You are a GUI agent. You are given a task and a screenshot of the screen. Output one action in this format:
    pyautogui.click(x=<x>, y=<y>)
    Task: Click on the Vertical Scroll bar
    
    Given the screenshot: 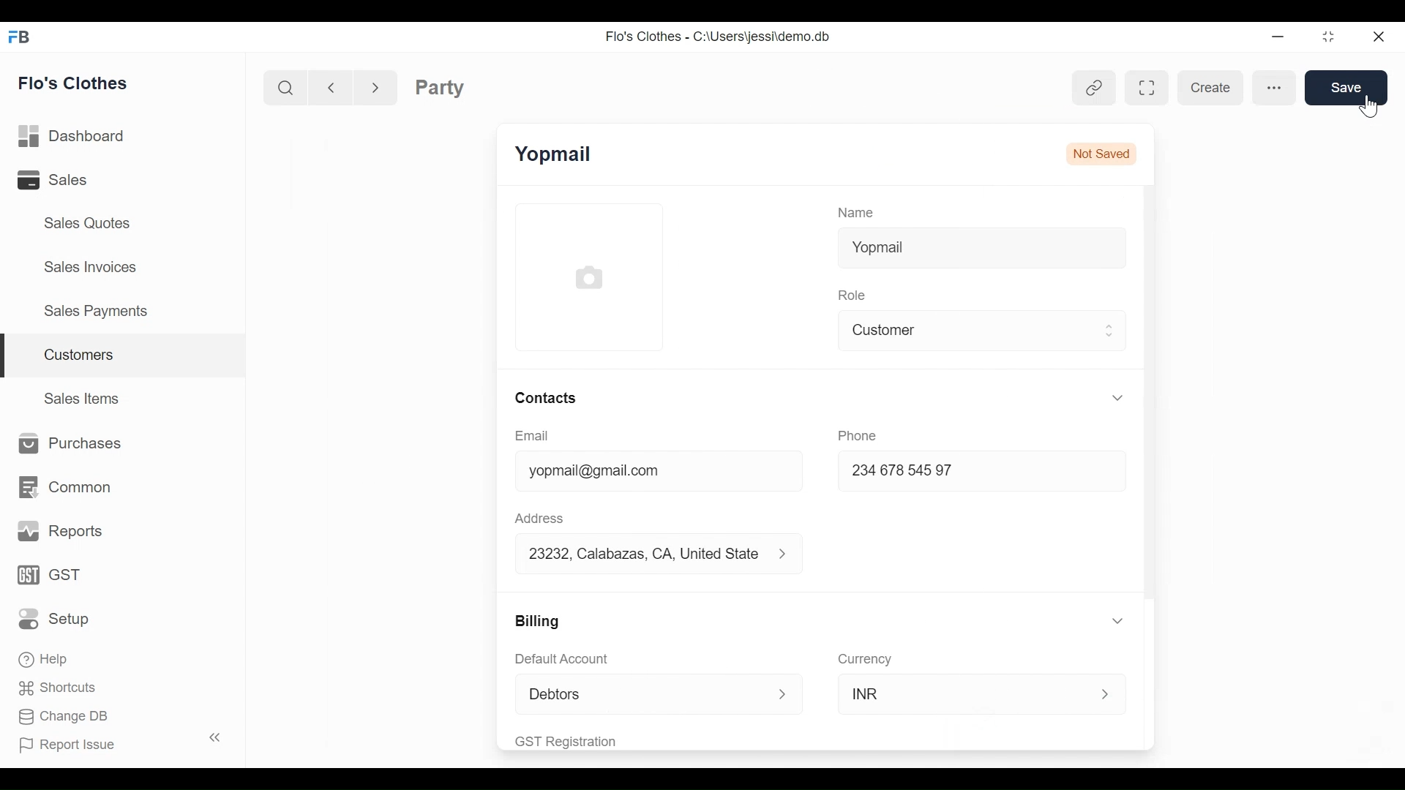 What is the action you would take?
    pyautogui.click(x=1152, y=393)
    